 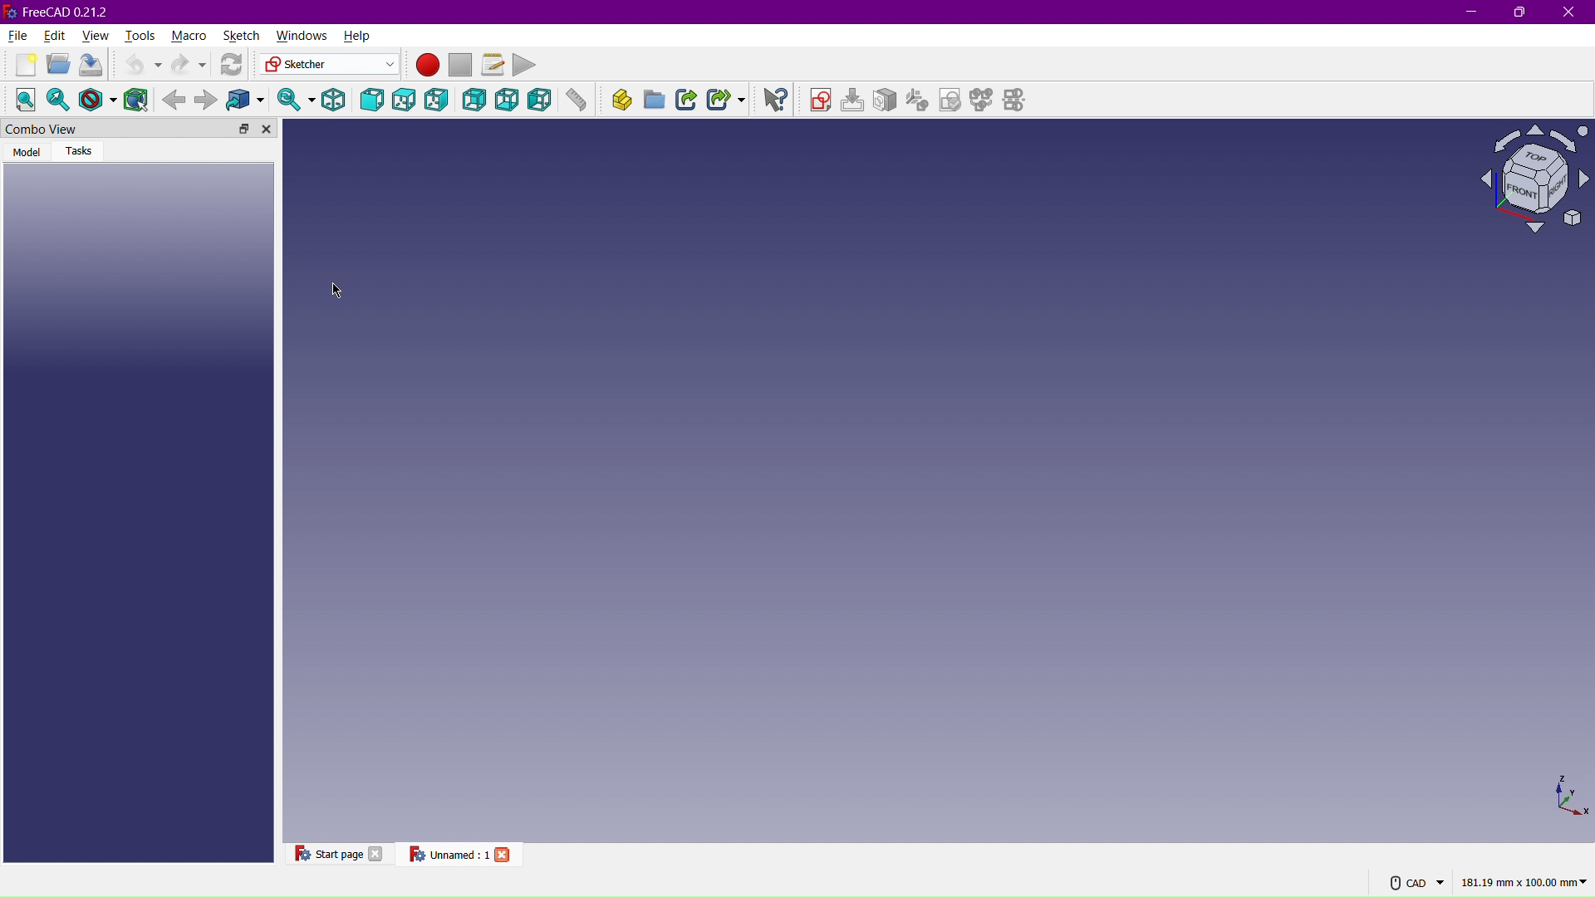 I want to click on Refresh, so click(x=229, y=64).